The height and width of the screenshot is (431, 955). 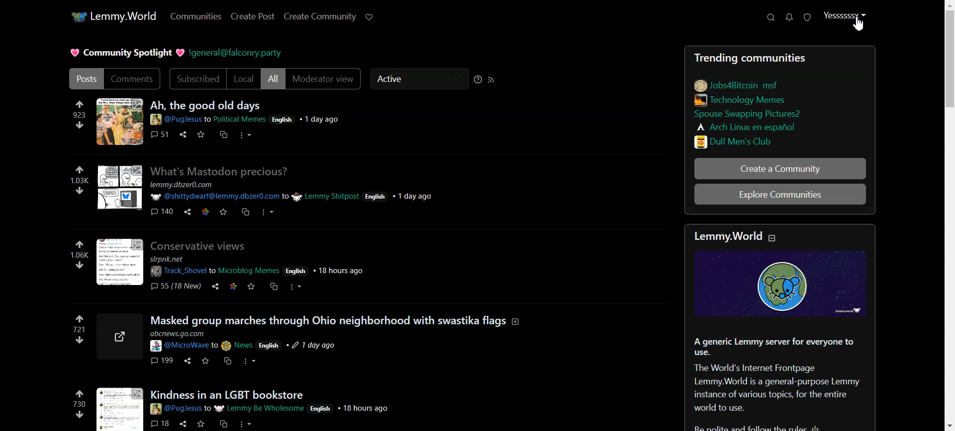 What do you see at coordinates (275, 408) in the screenshot?
I see `post details` at bounding box center [275, 408].